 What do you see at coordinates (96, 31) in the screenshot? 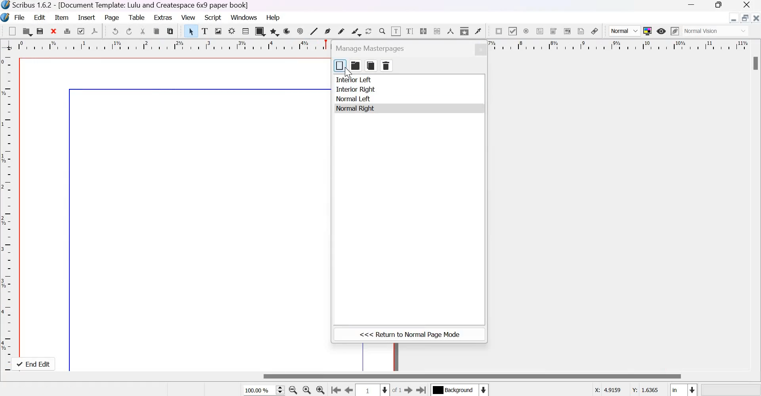
I see `save as pdf` at bounding box center [96, 31].